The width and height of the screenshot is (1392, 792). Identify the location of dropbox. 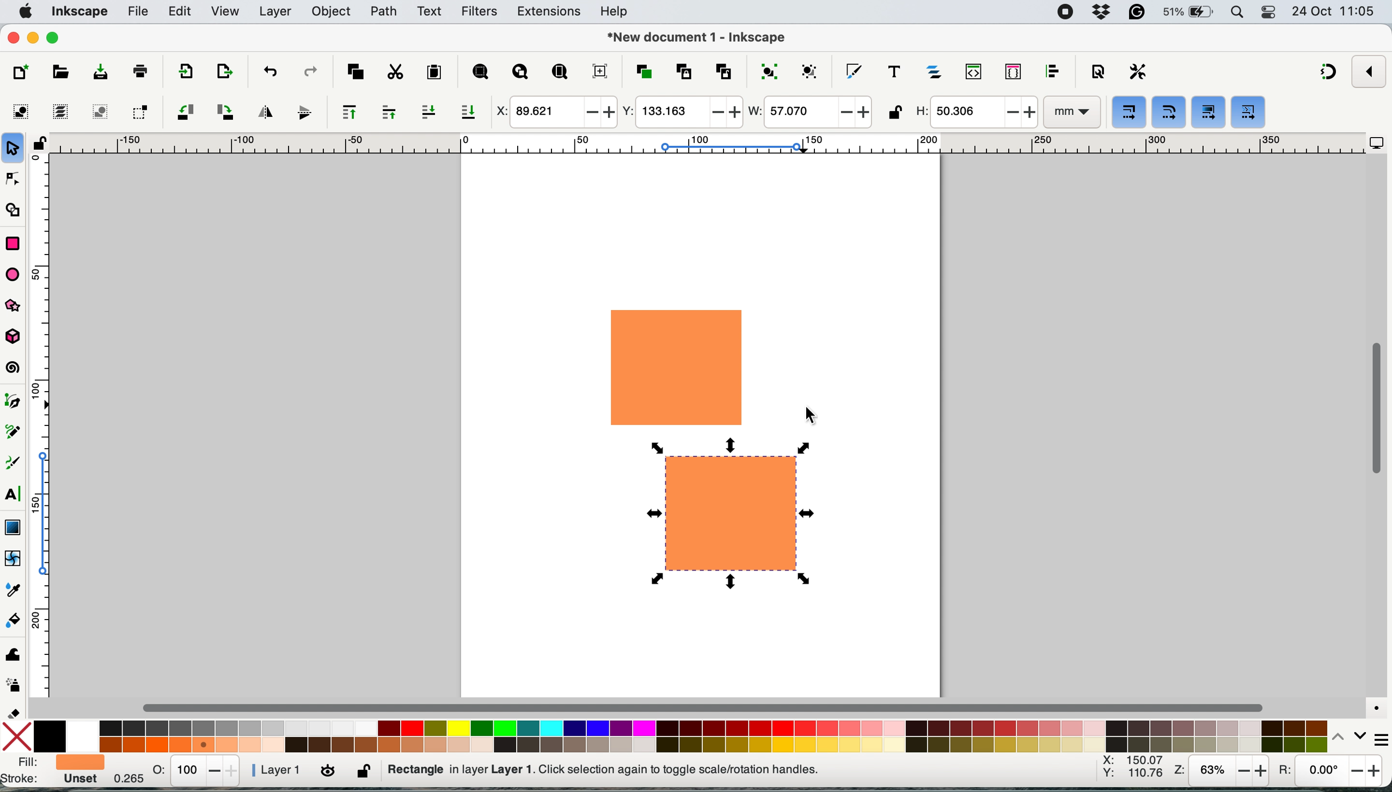
(1103, 12).